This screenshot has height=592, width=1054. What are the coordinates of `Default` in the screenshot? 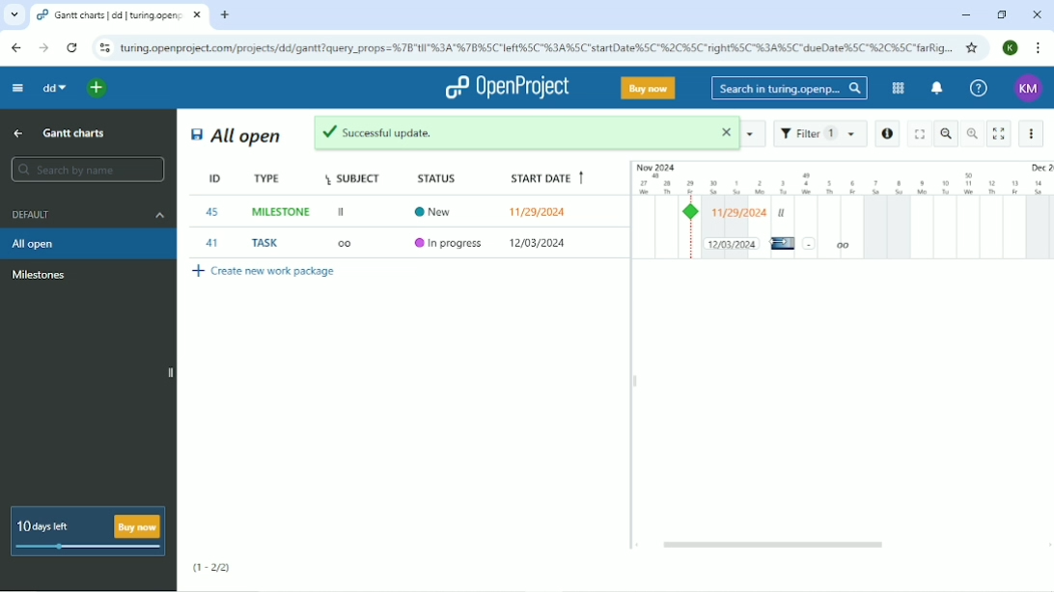 It's located at (86, 214).